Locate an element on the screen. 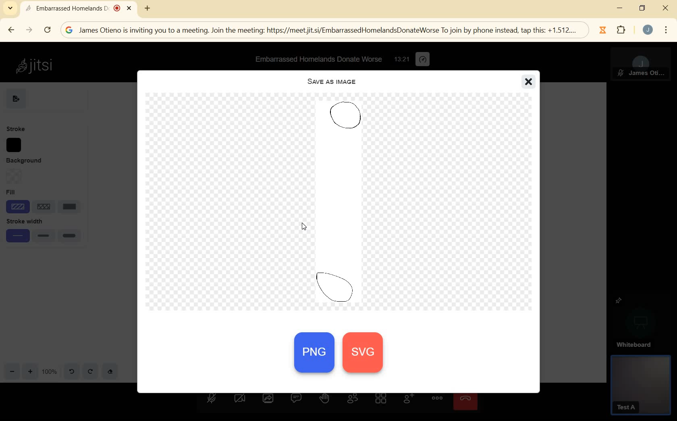 The height and width of the screenshot is (421, 677). minimize is located at coordinates (619, 8).